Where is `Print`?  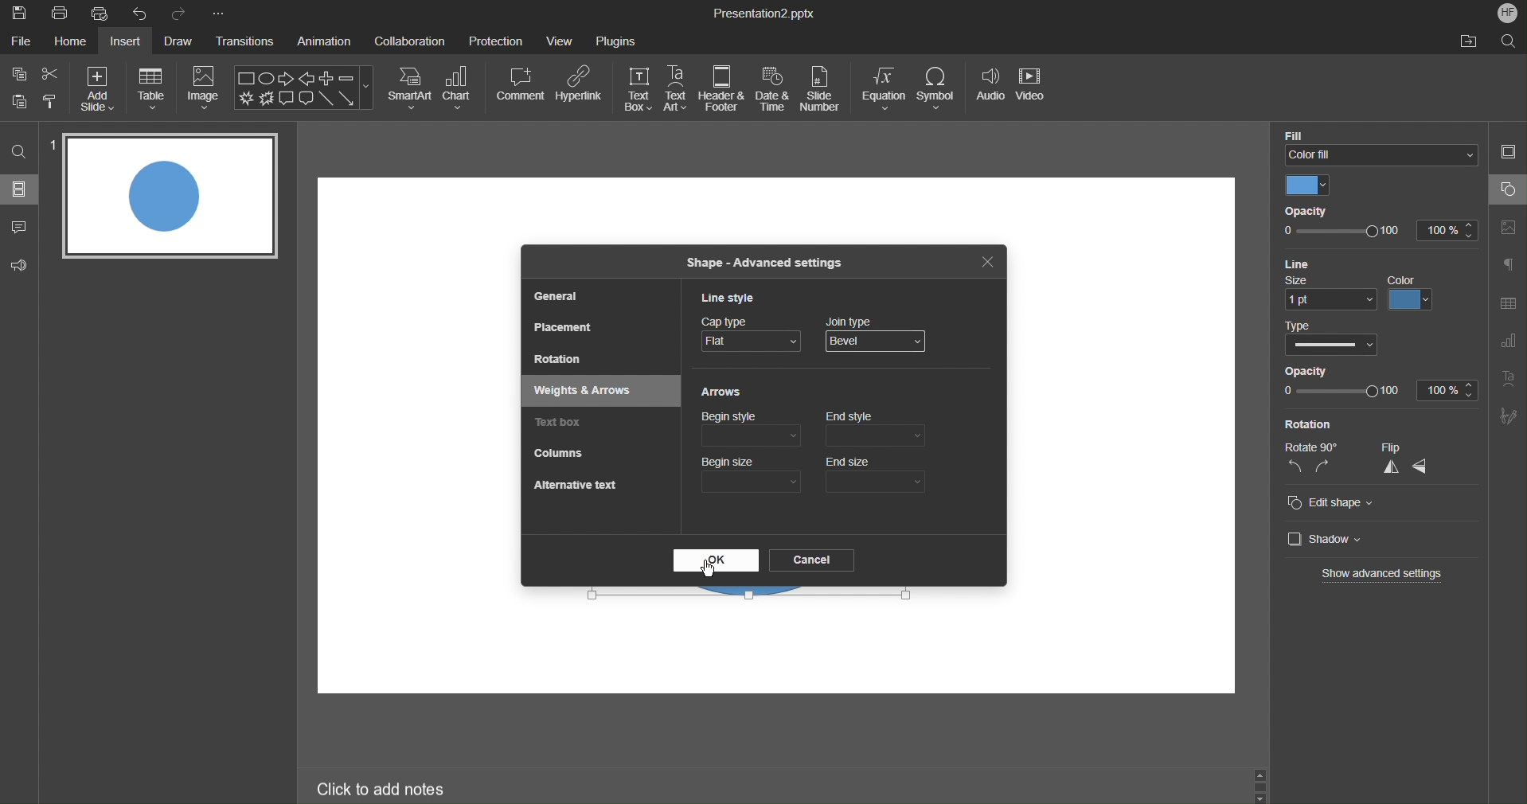 Print is located at coordinates (60, 14).